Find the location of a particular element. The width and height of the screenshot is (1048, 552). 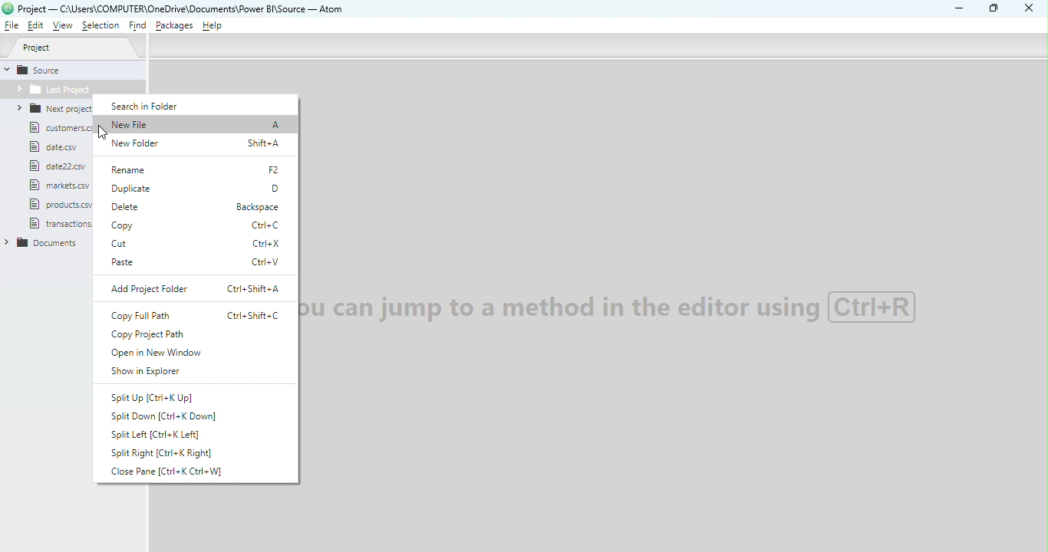

Open new window is located at coordinates (170, 353).